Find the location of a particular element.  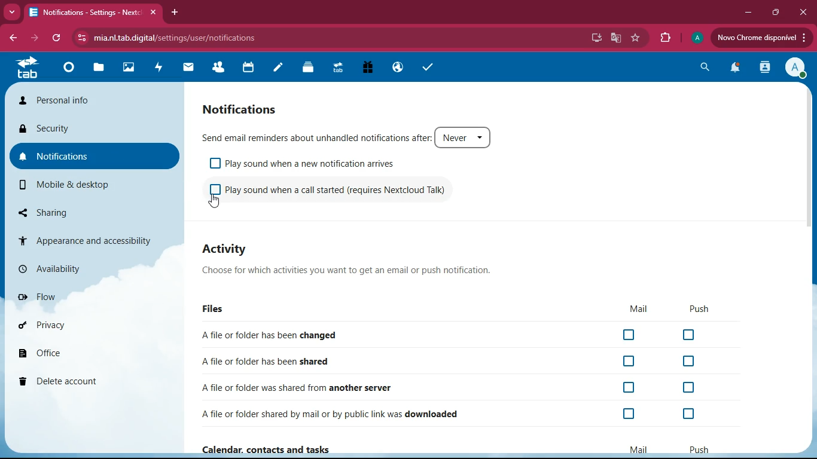

off is located at coordinates (215, 163).